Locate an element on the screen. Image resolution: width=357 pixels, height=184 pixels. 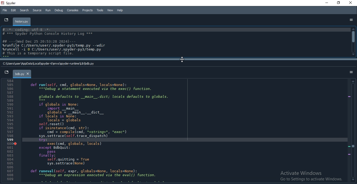
adjusted window is located at coordinates (100, 130).